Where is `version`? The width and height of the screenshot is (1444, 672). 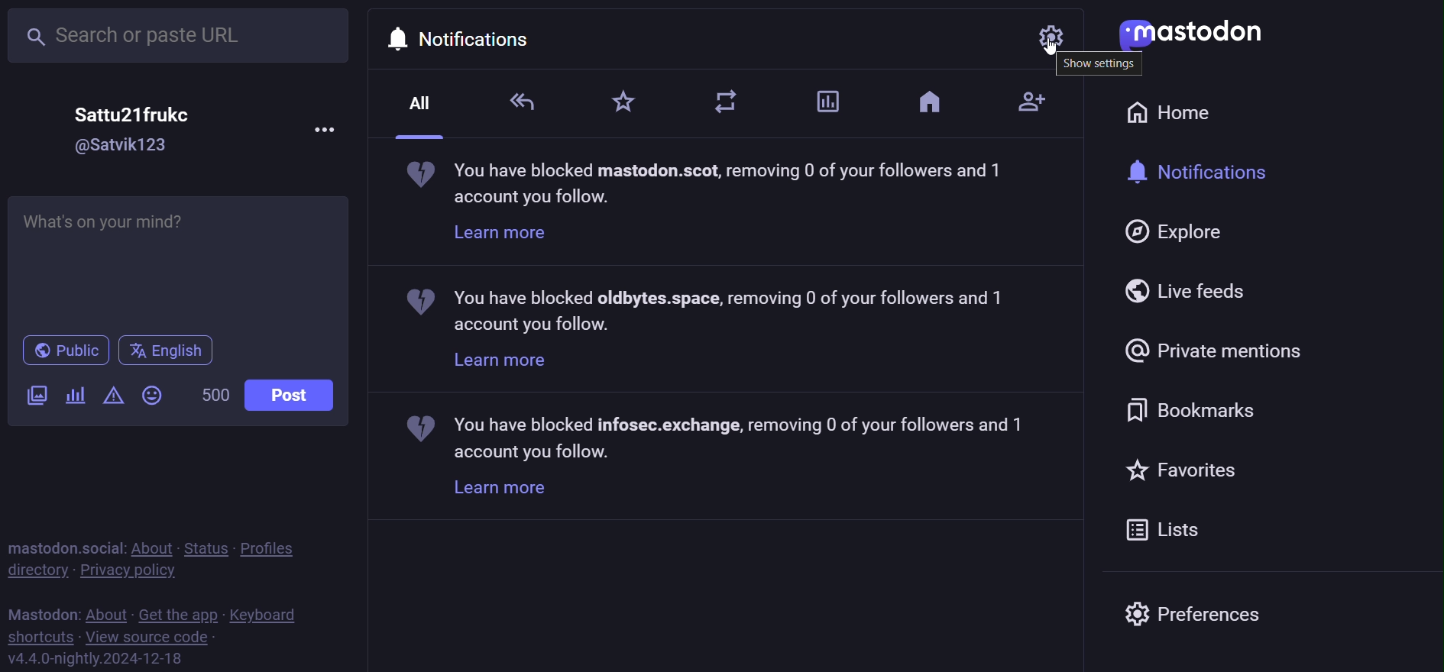
version is located at coordinates (96, 657).